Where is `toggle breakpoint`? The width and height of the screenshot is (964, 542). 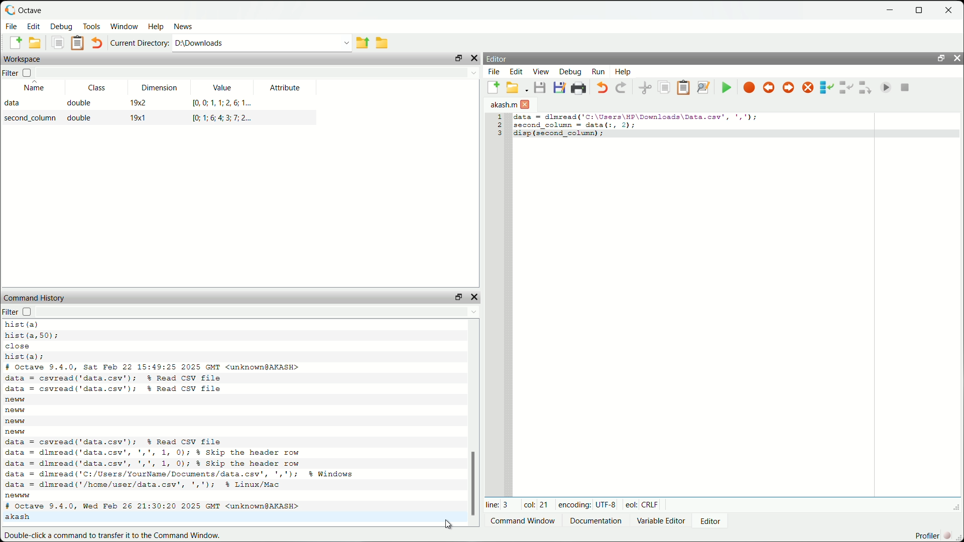
toggle breakpoint is located at coordinates (749, 89).